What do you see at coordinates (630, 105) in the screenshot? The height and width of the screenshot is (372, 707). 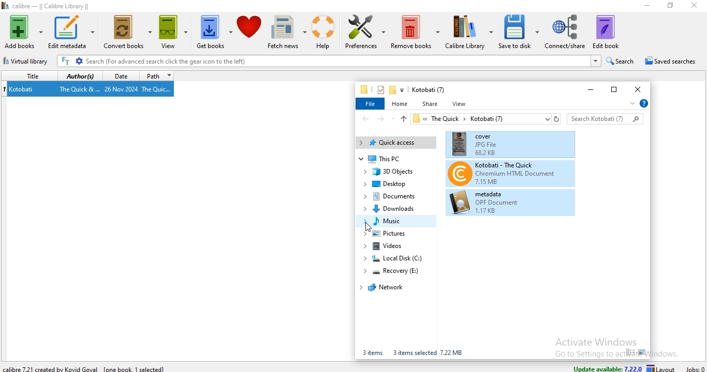 I see `expand` at bounding box center [630, 105].